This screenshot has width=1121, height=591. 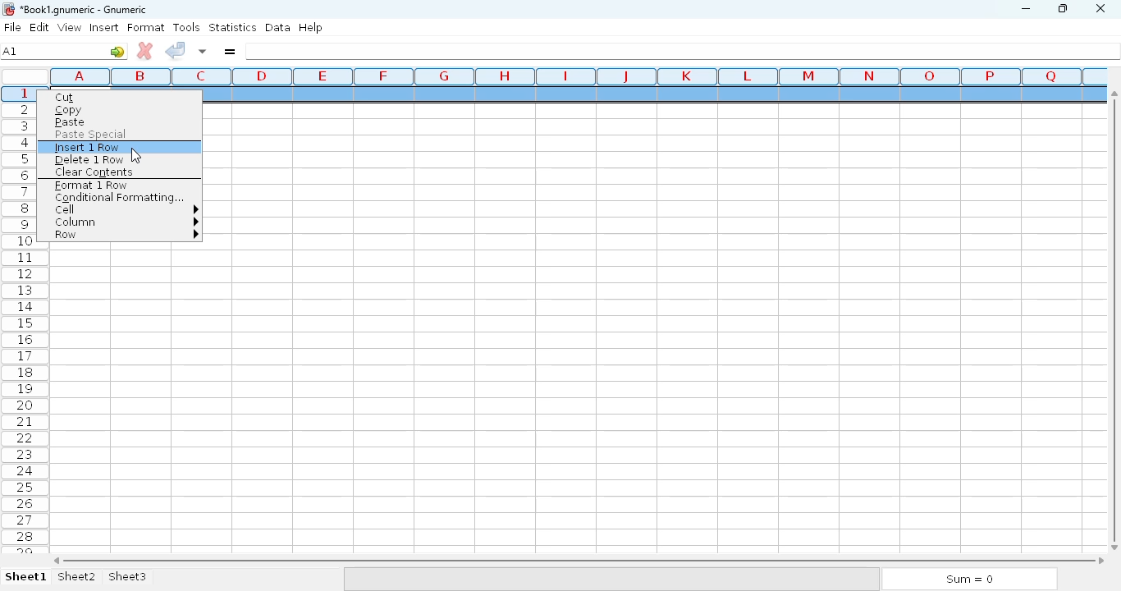 I want to click on title, so click(x=85, y=10).